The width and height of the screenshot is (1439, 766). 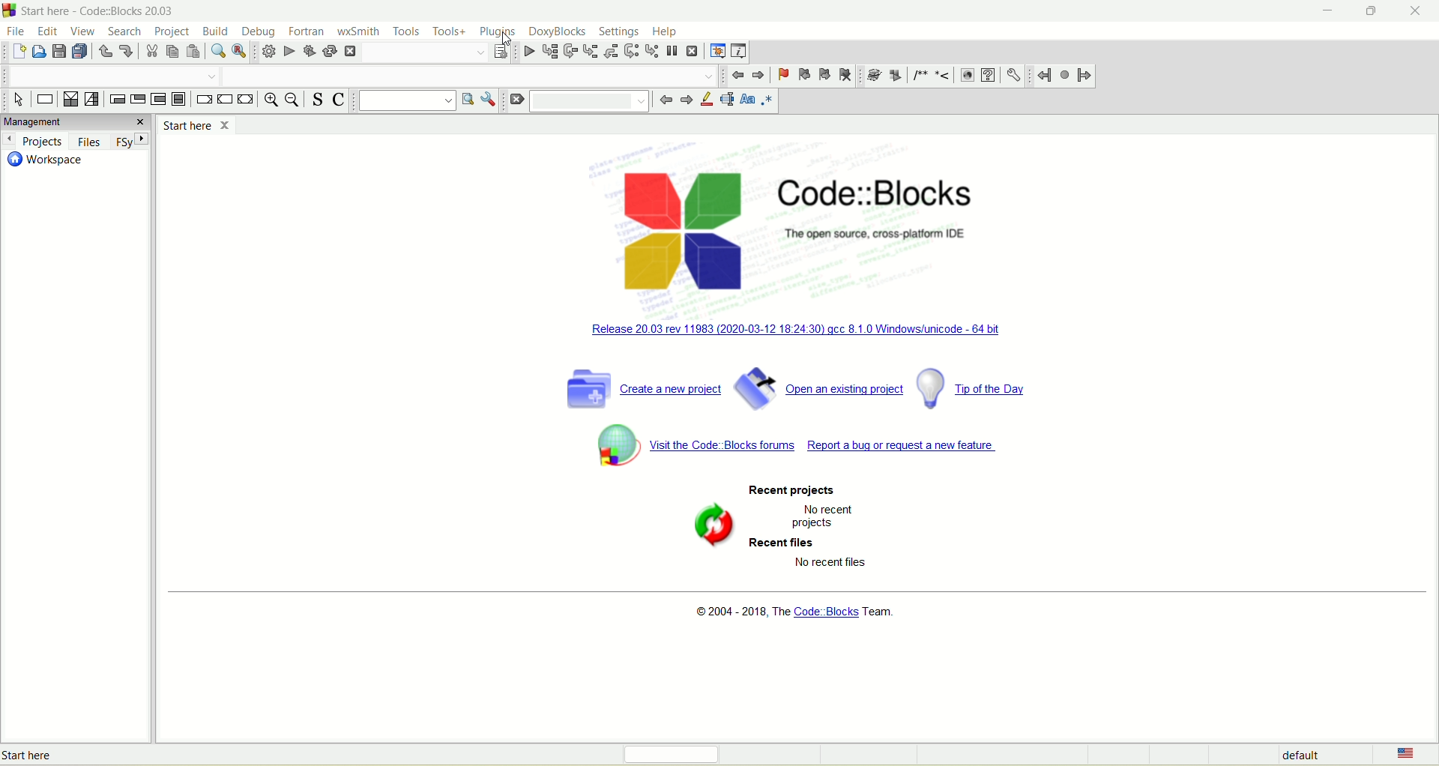 I want to click on step into, so click(x=590, y=50).